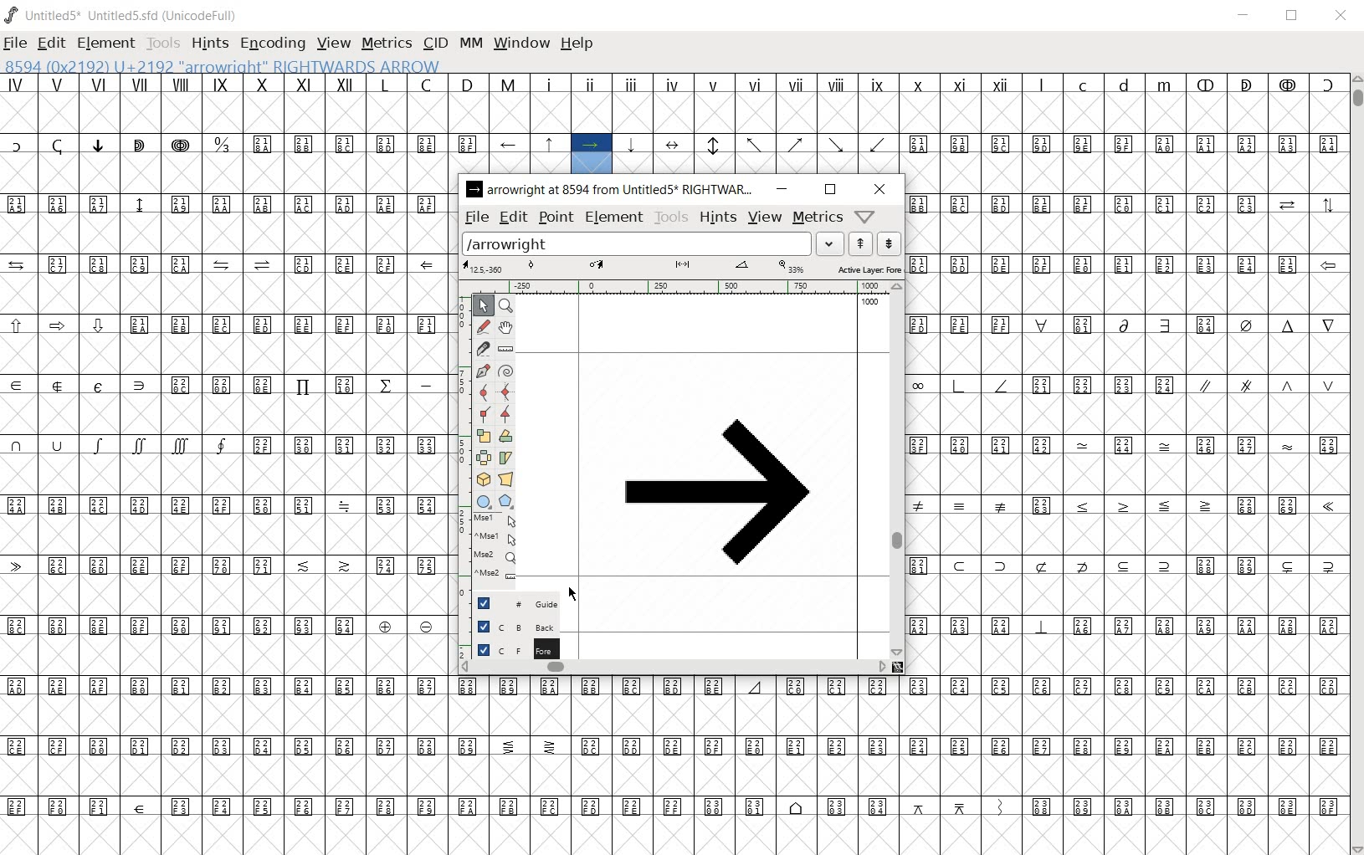 This screenshot has width=1364, height=855. Describe the element at coordinates (508, 626) in the screenshot. I see `background` at that location.